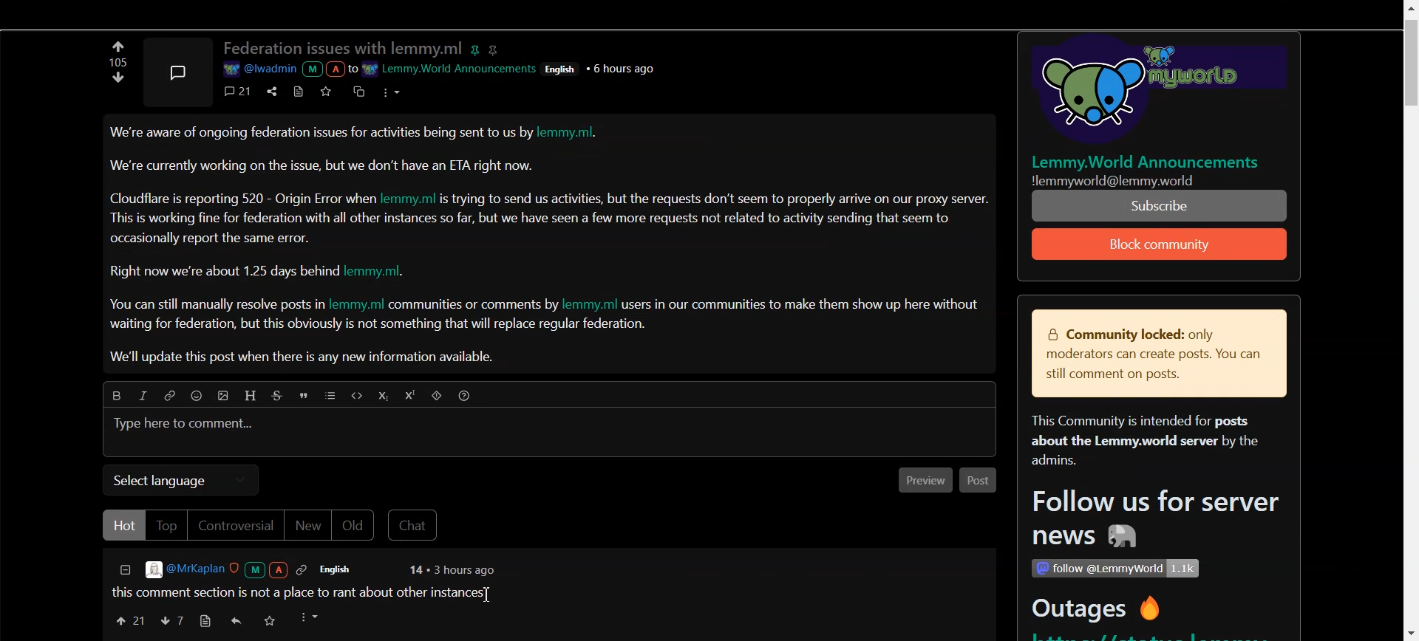 This screenshot has width=1419, height=641. What do you see at coordinates (1409, 320) in the screenshot?
I see `Scroll Bar` at bounding box center [1409, 320].